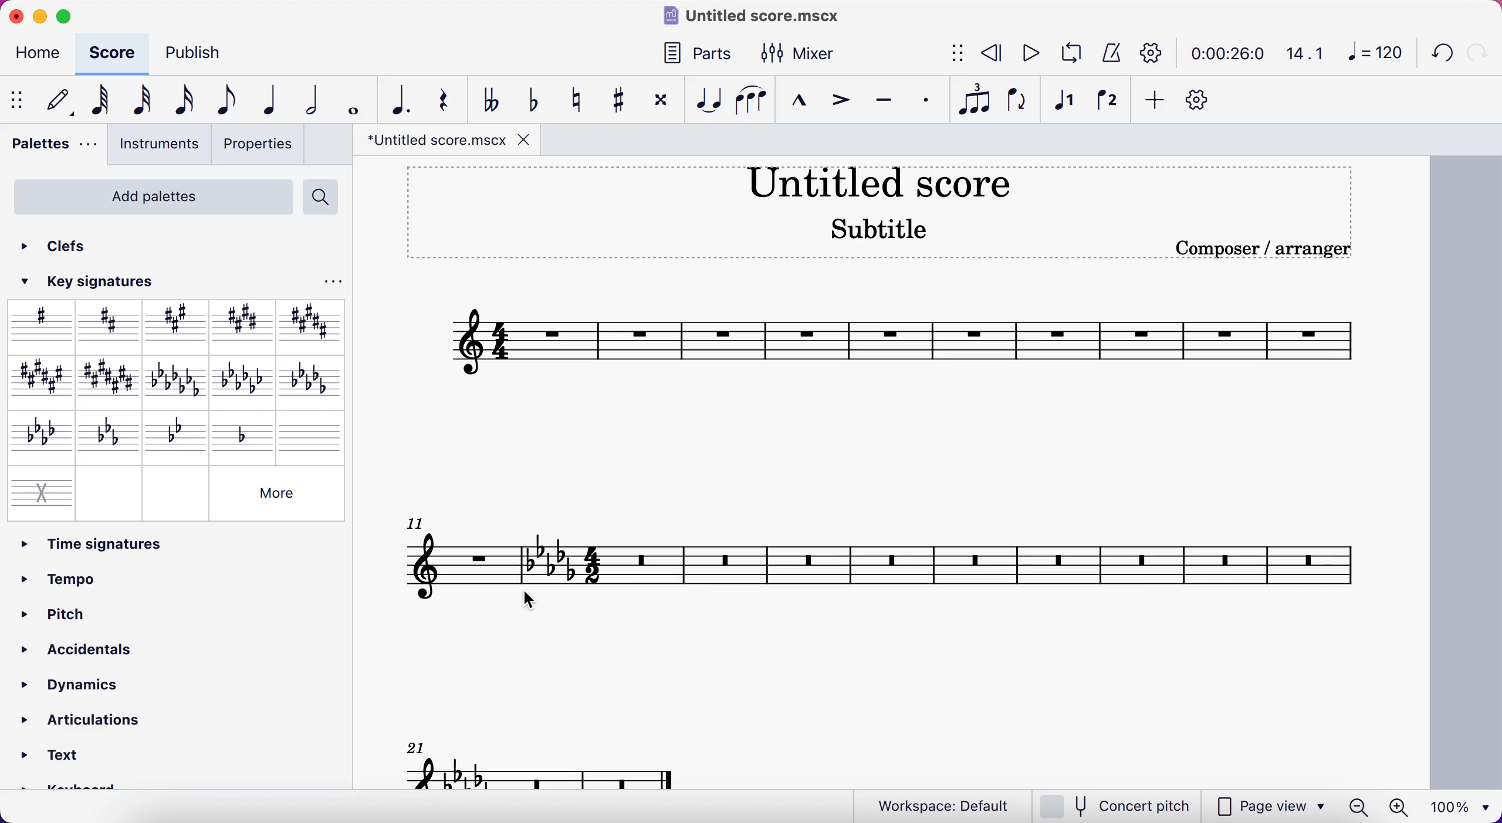 The height and width of the screenshot is (823, 1502). I want to click on articulations, so click(83, 723).